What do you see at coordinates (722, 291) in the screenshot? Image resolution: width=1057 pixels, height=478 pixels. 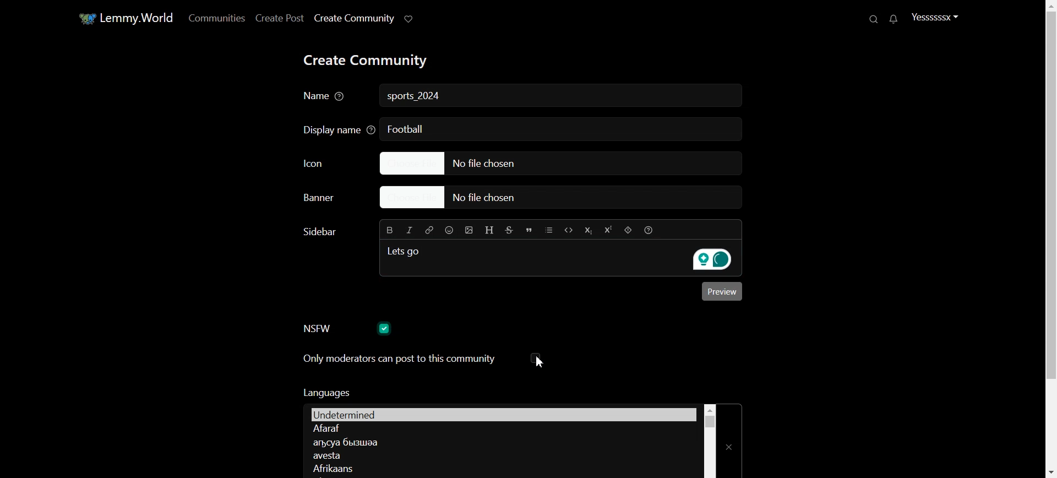 I see `Preview` at bounding box center [722, 291].